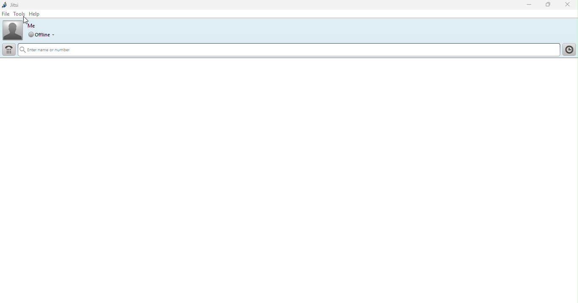  I want to click on Enter name or number, so click(286, 51).